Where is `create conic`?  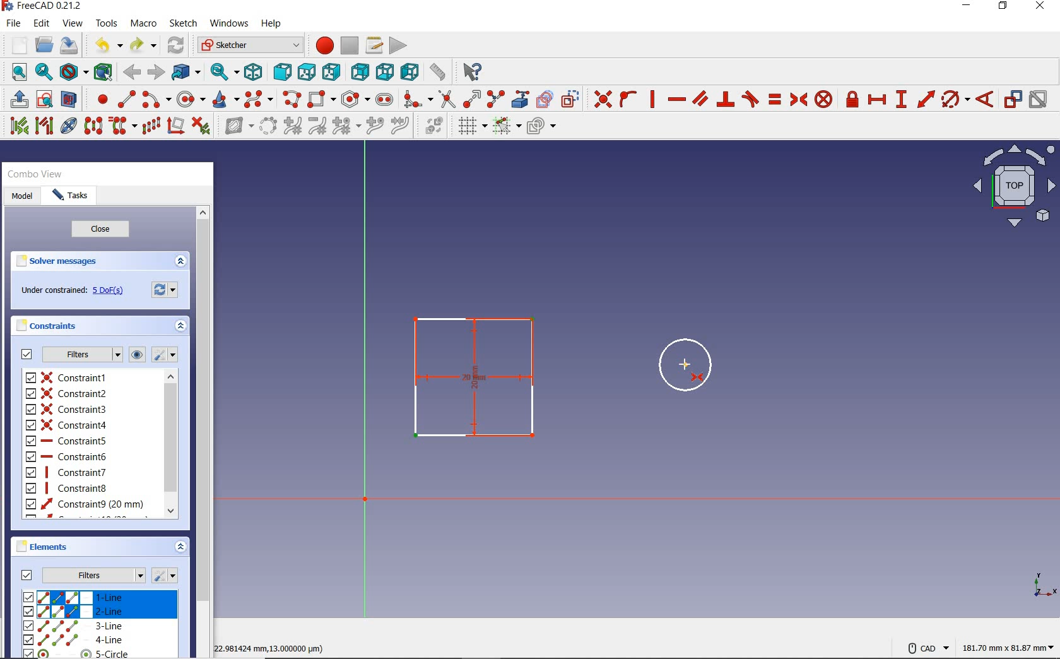 create conic is located at coordinates (226, 100).